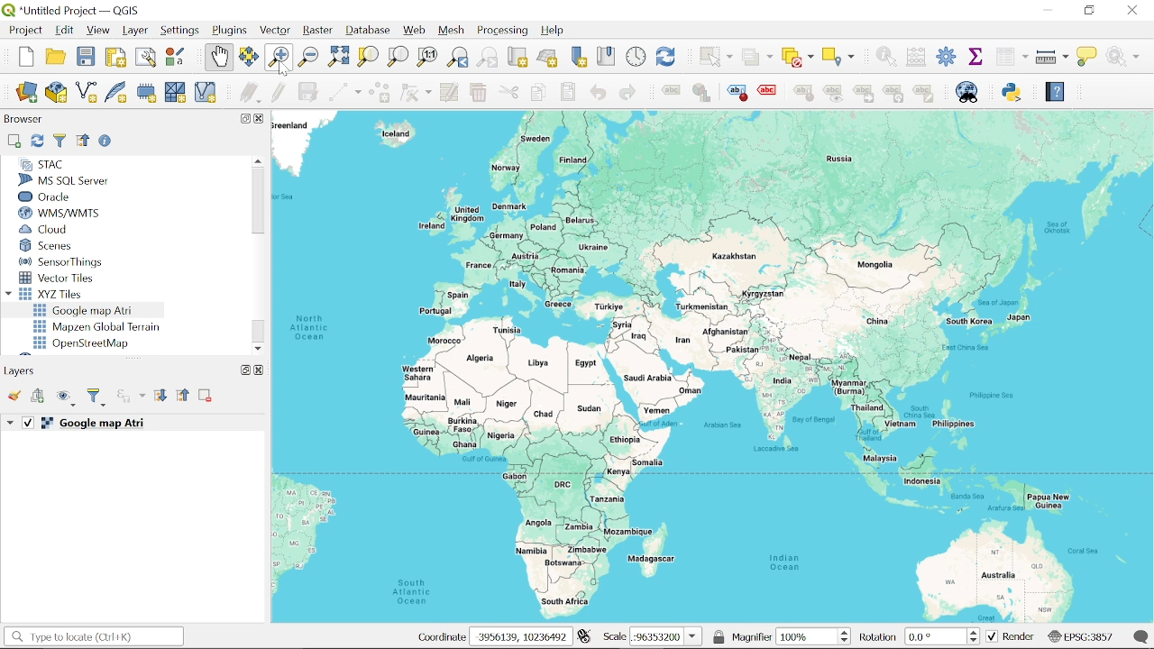 The image size is (1154, 649). Describe the element at coordinates (369, 32) in the screenshot. I see `Database` at that location.